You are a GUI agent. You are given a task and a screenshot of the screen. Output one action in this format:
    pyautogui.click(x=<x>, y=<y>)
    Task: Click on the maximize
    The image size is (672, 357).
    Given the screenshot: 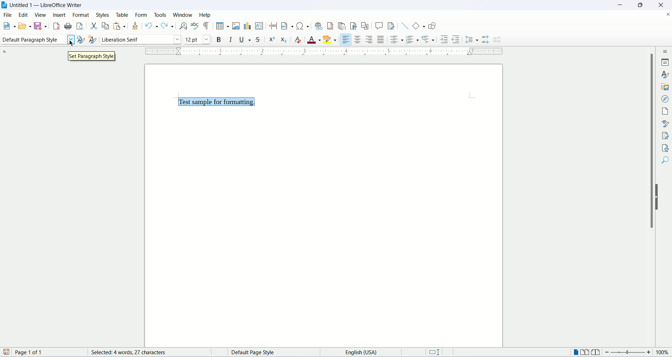 What is the action you would take?
    pyautogui.click(x=640, y=5)
    